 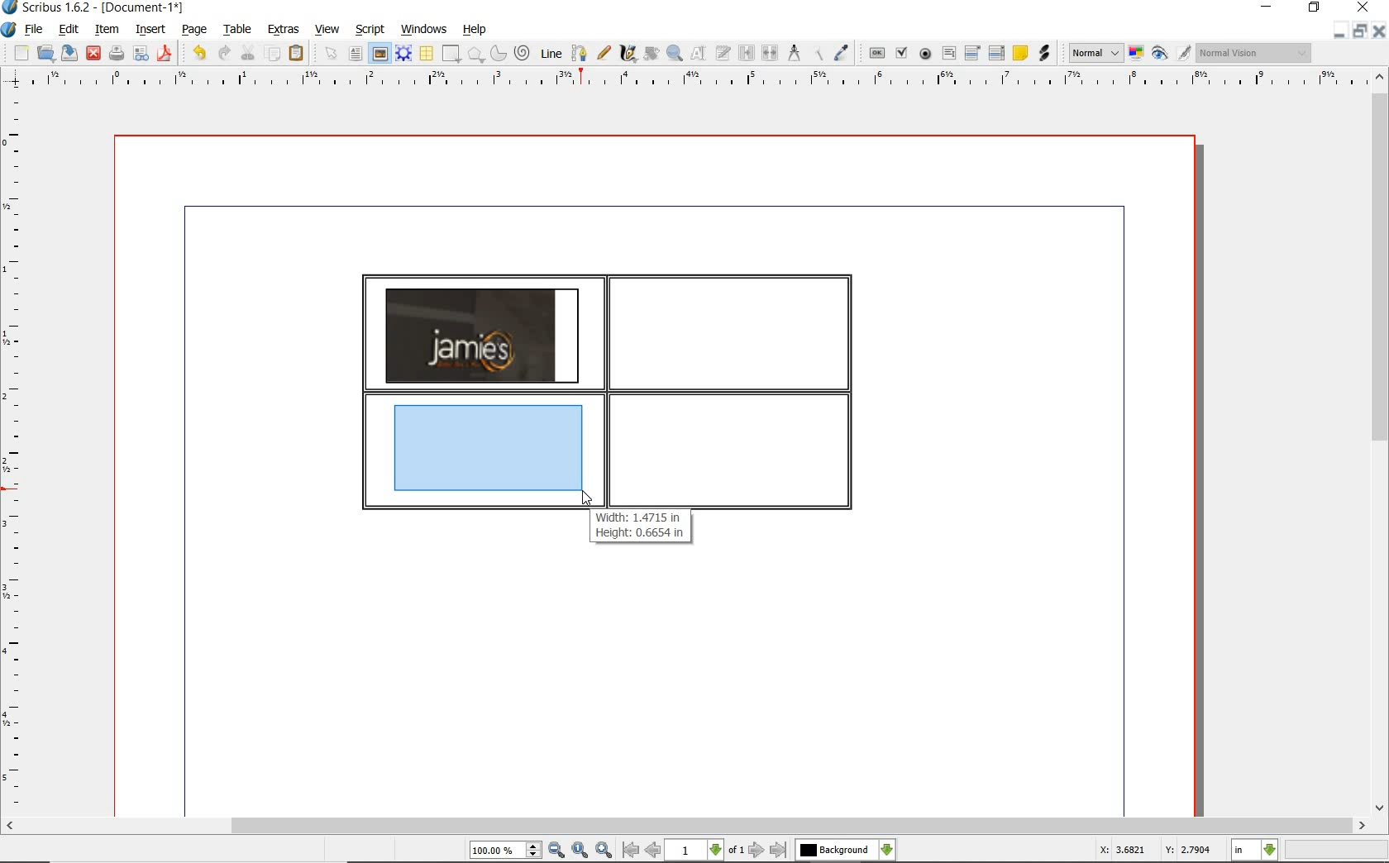 What do you see at coordinates (423, 30) in the screenshot?
I see `windows` at bounding box center [423, 30].